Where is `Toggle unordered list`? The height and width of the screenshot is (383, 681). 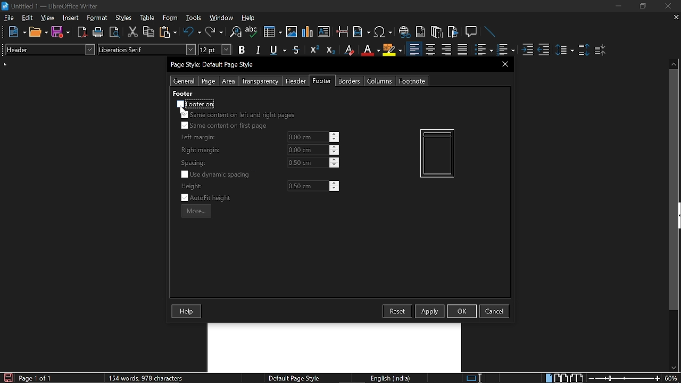 Toggle unordered list is located at coordinates (505, 50).